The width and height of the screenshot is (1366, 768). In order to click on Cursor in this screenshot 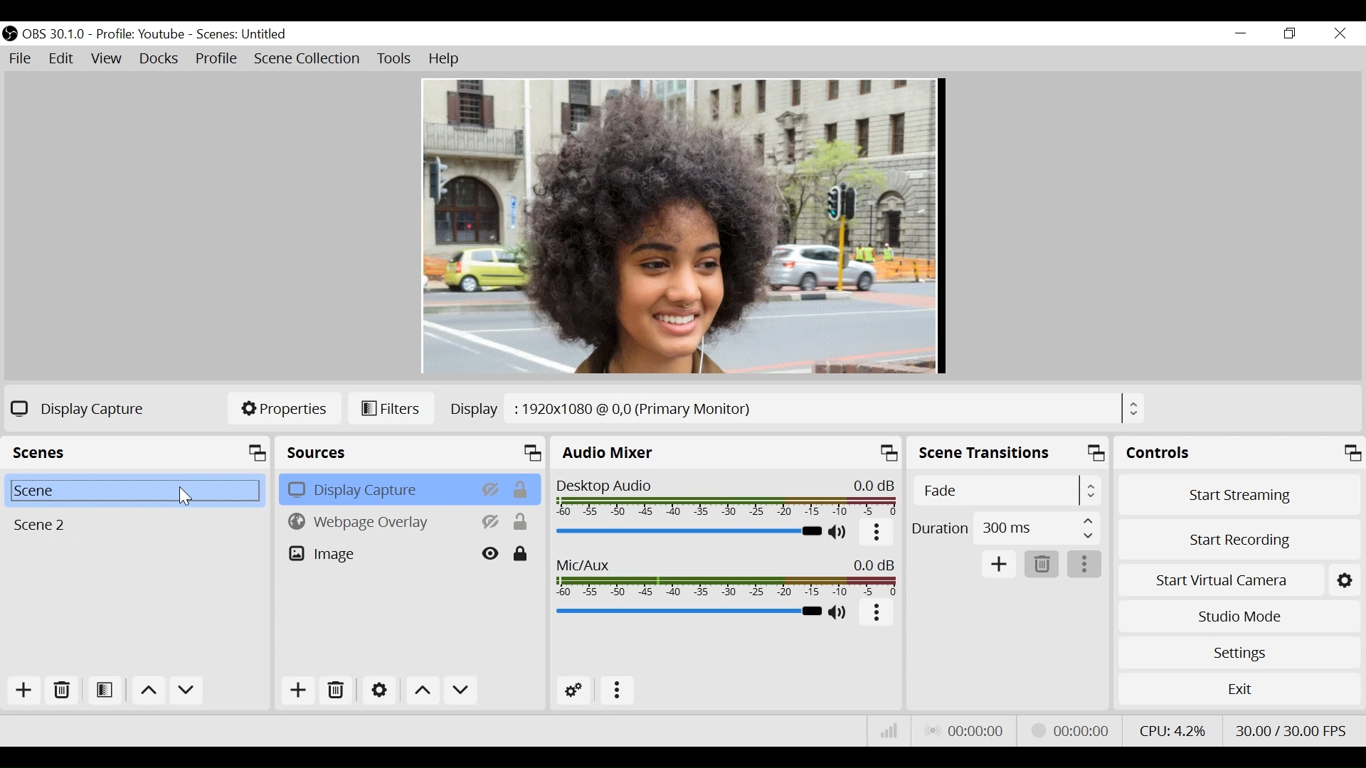, I will do `click(184, 498)`.